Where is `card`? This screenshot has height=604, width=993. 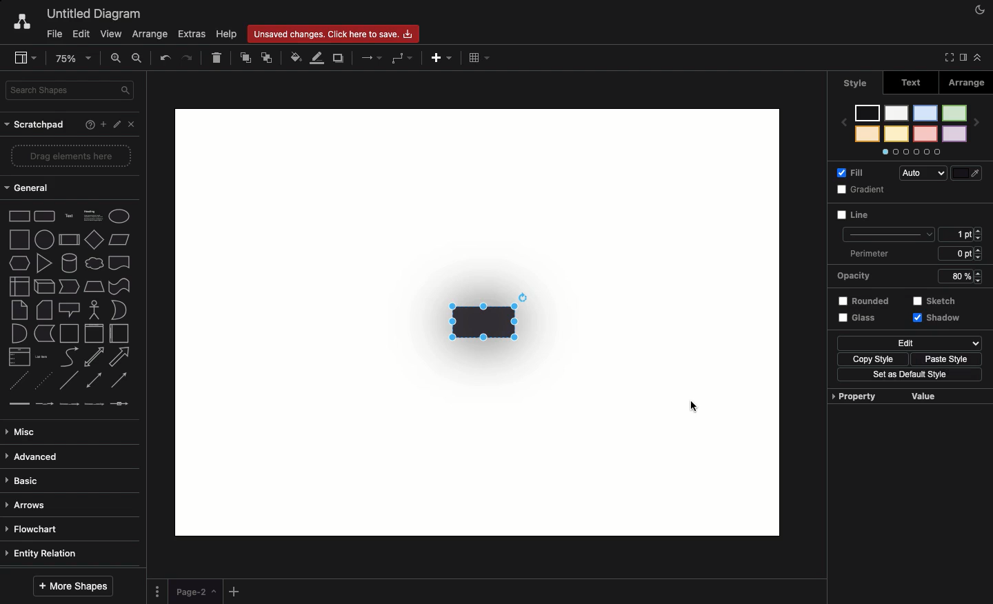
card is located at coordinates (43, 309).